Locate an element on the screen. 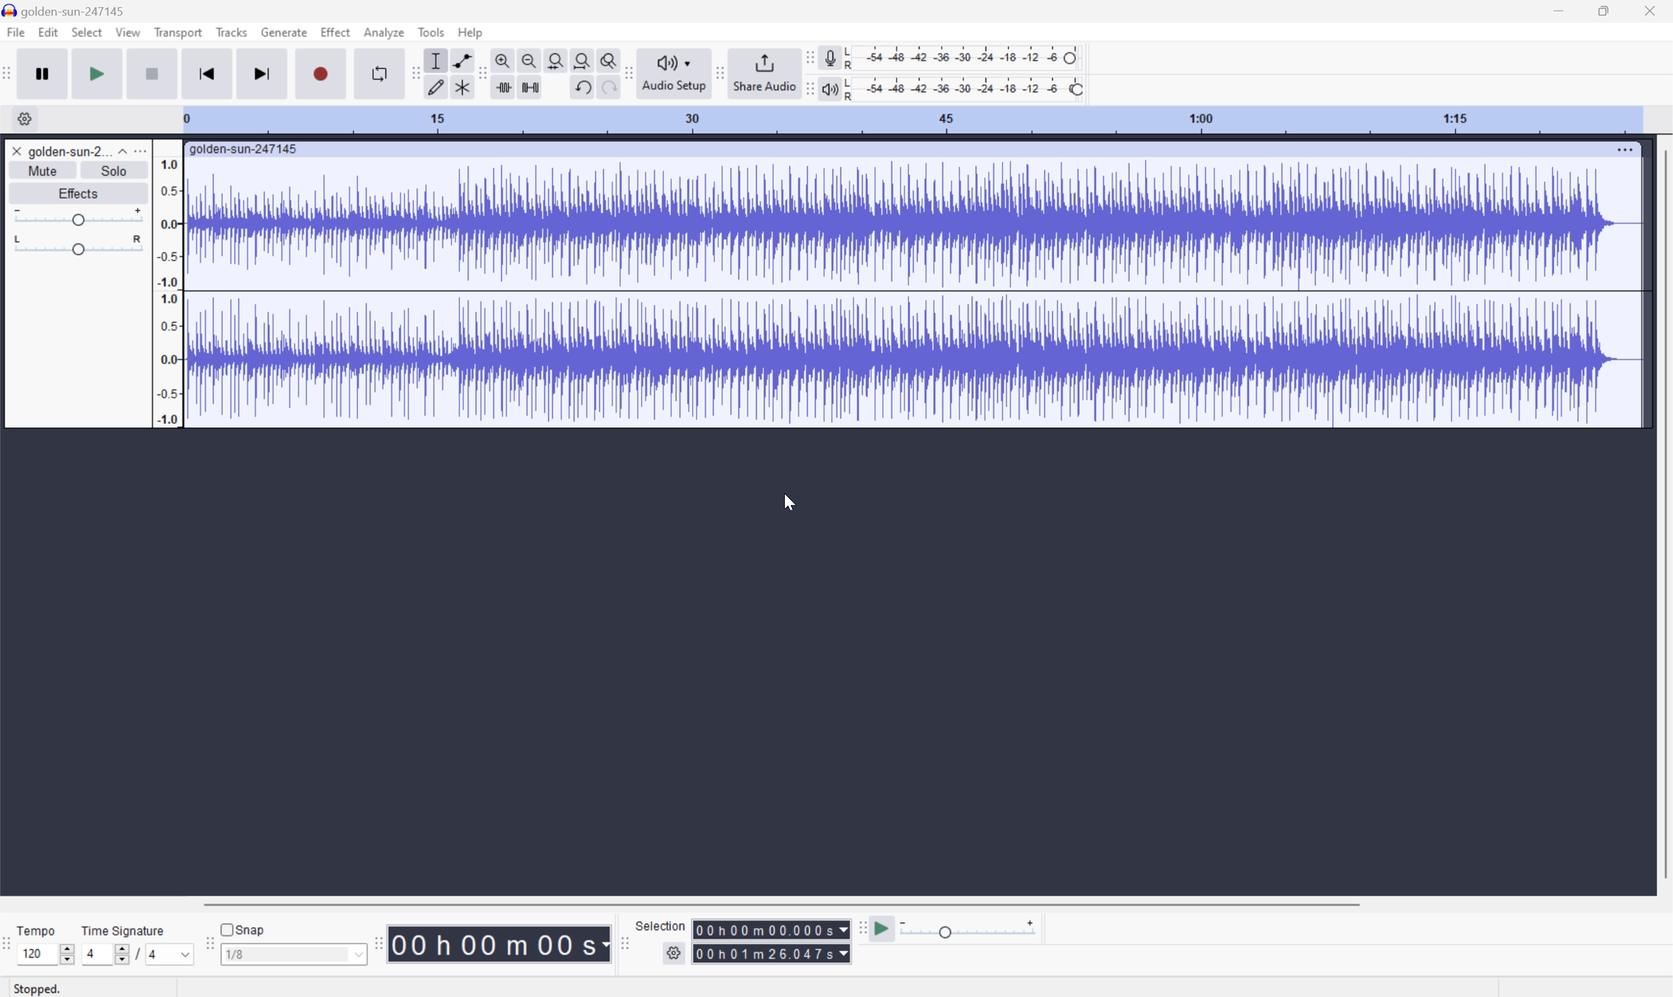 This screenshot has width=1673, height=997. Slider is located at coordinates (68, 954).